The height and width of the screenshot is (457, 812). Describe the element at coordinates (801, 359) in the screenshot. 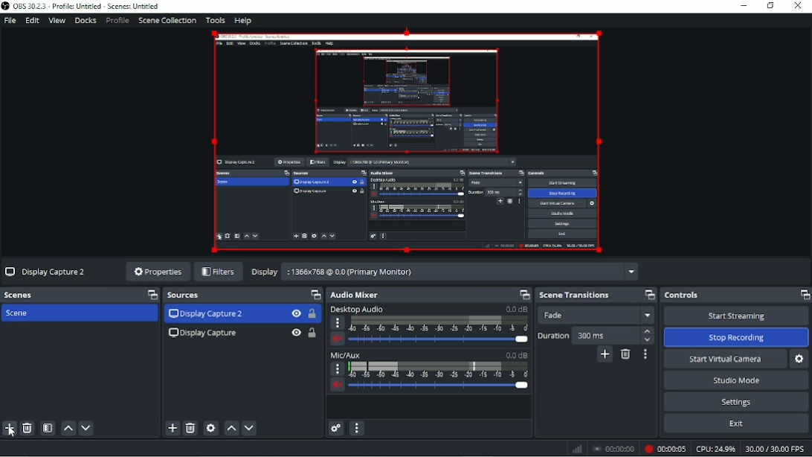

I see `Configure virtual camera` at that location.